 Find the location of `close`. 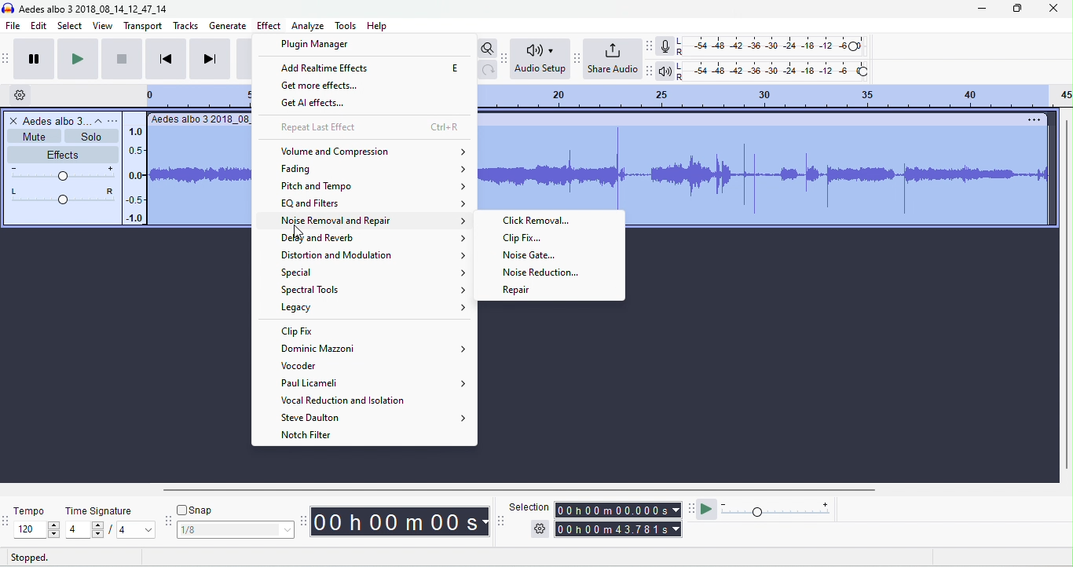

close is located at coordinates (13, 122).